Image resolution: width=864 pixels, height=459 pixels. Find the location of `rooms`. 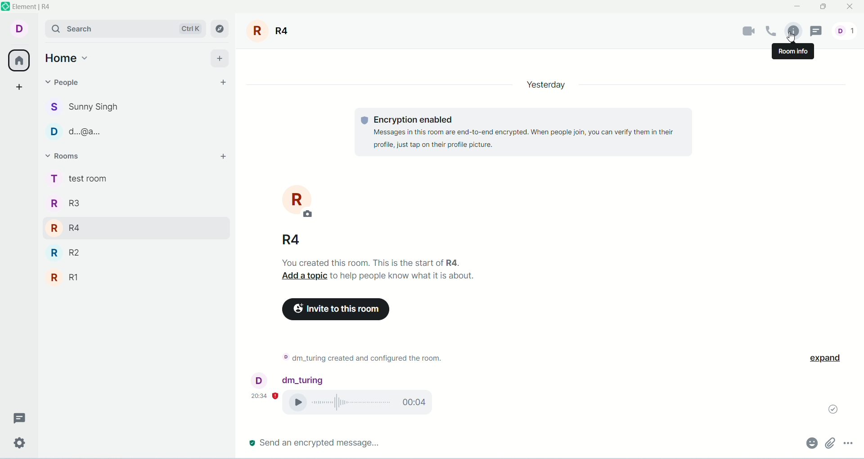

rooms is located at coordinates (78, 231).